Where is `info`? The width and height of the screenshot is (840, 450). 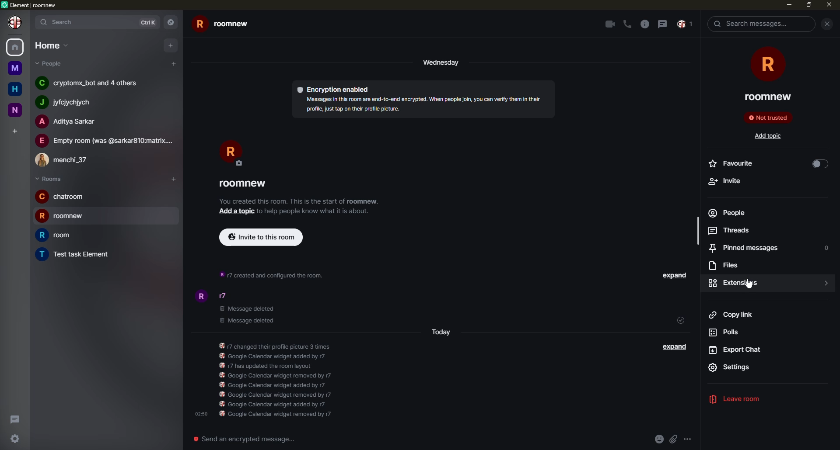
info is located at coordinates (645, 24).